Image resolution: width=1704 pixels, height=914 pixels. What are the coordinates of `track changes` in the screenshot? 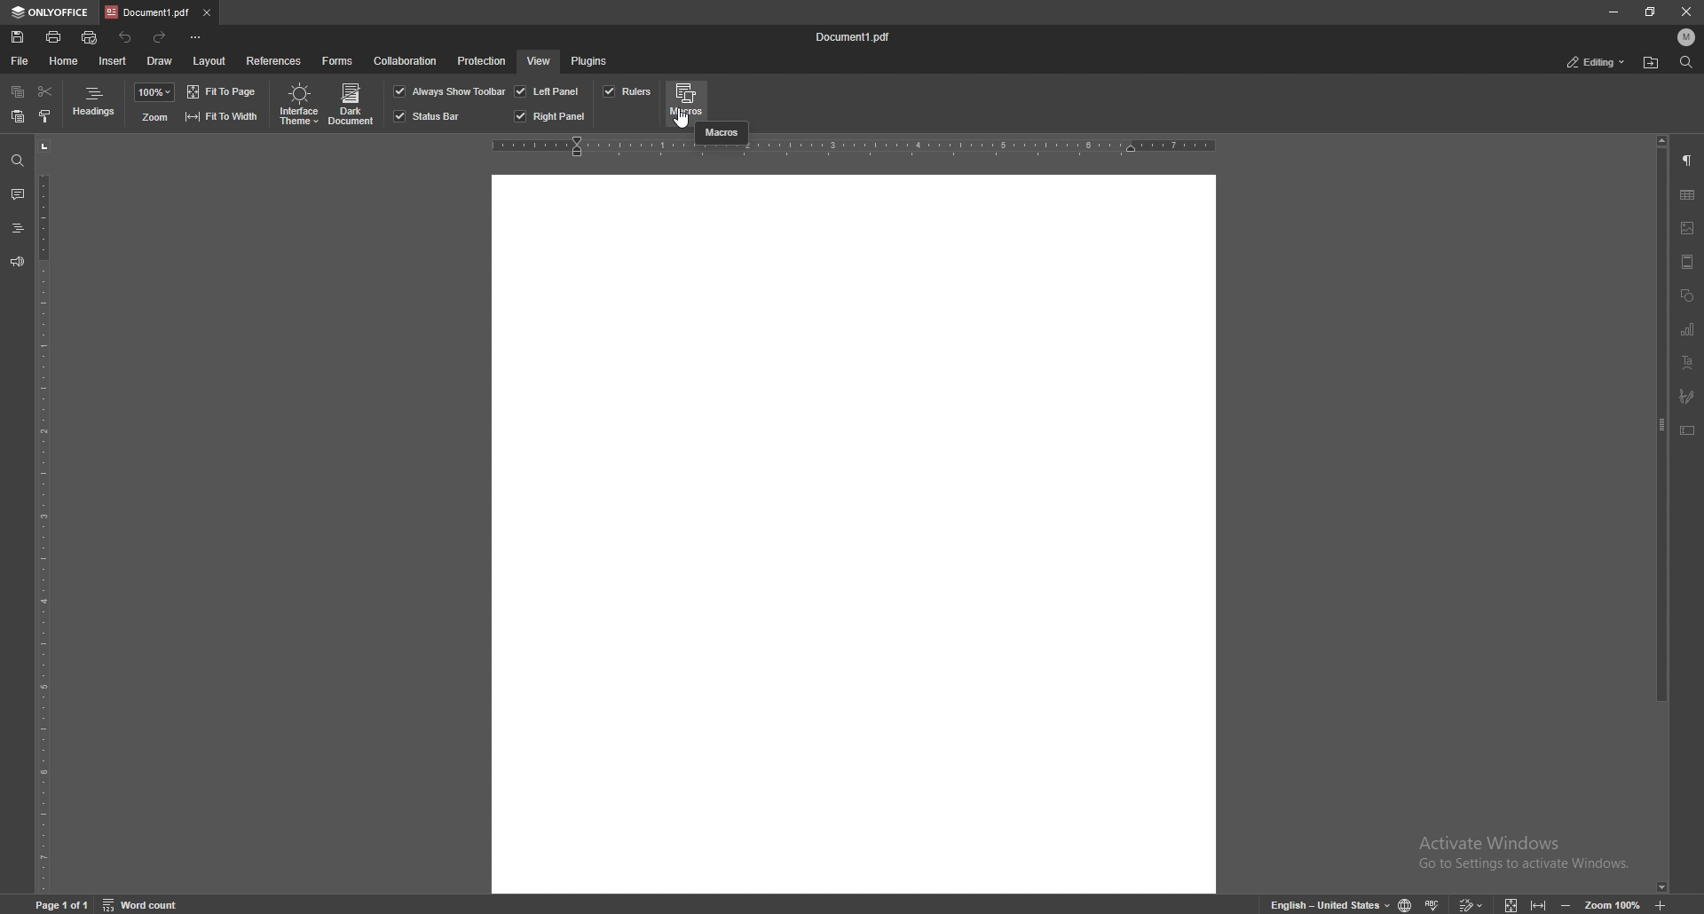 It's located at (1473, 903).